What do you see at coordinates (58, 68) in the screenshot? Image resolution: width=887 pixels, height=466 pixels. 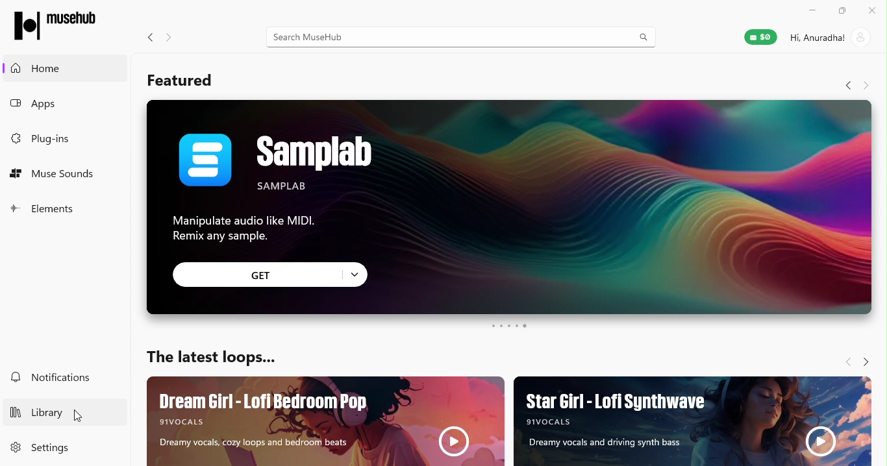 I see `Home` at bounding box center [58, 68].